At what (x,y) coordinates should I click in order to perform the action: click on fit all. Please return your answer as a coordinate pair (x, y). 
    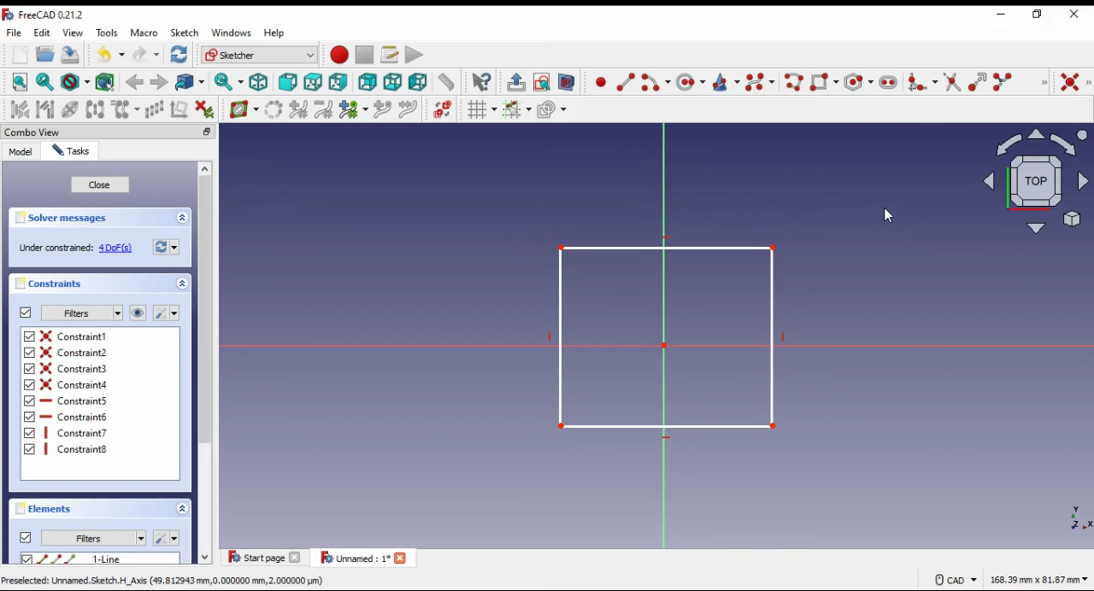
    Looking at the image, I should click on (21, 82).